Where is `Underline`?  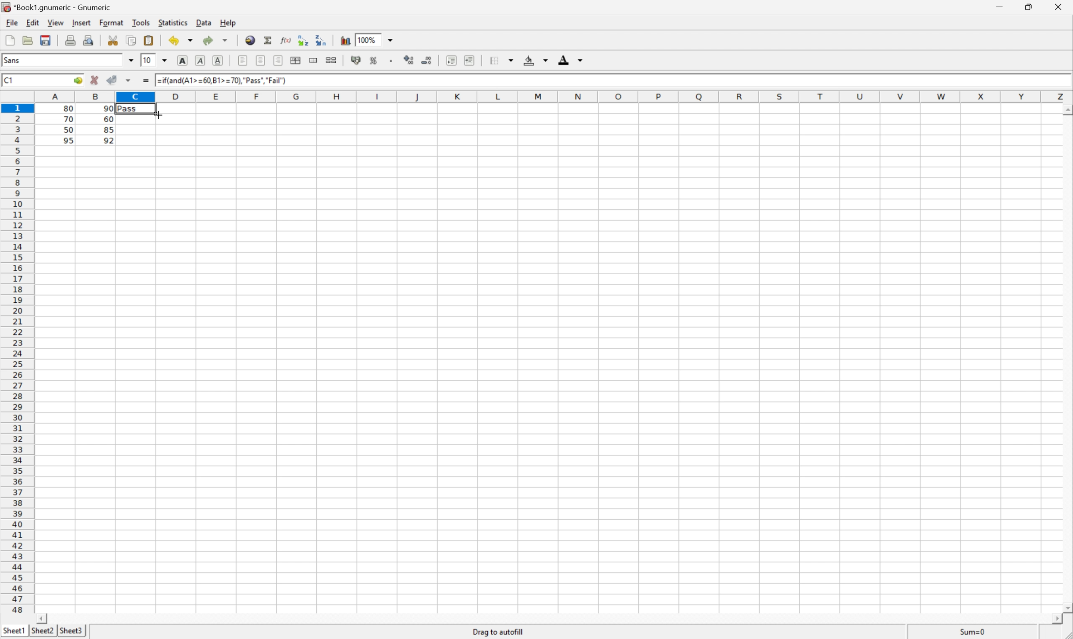 Underline is located at coordinates (219, 60).